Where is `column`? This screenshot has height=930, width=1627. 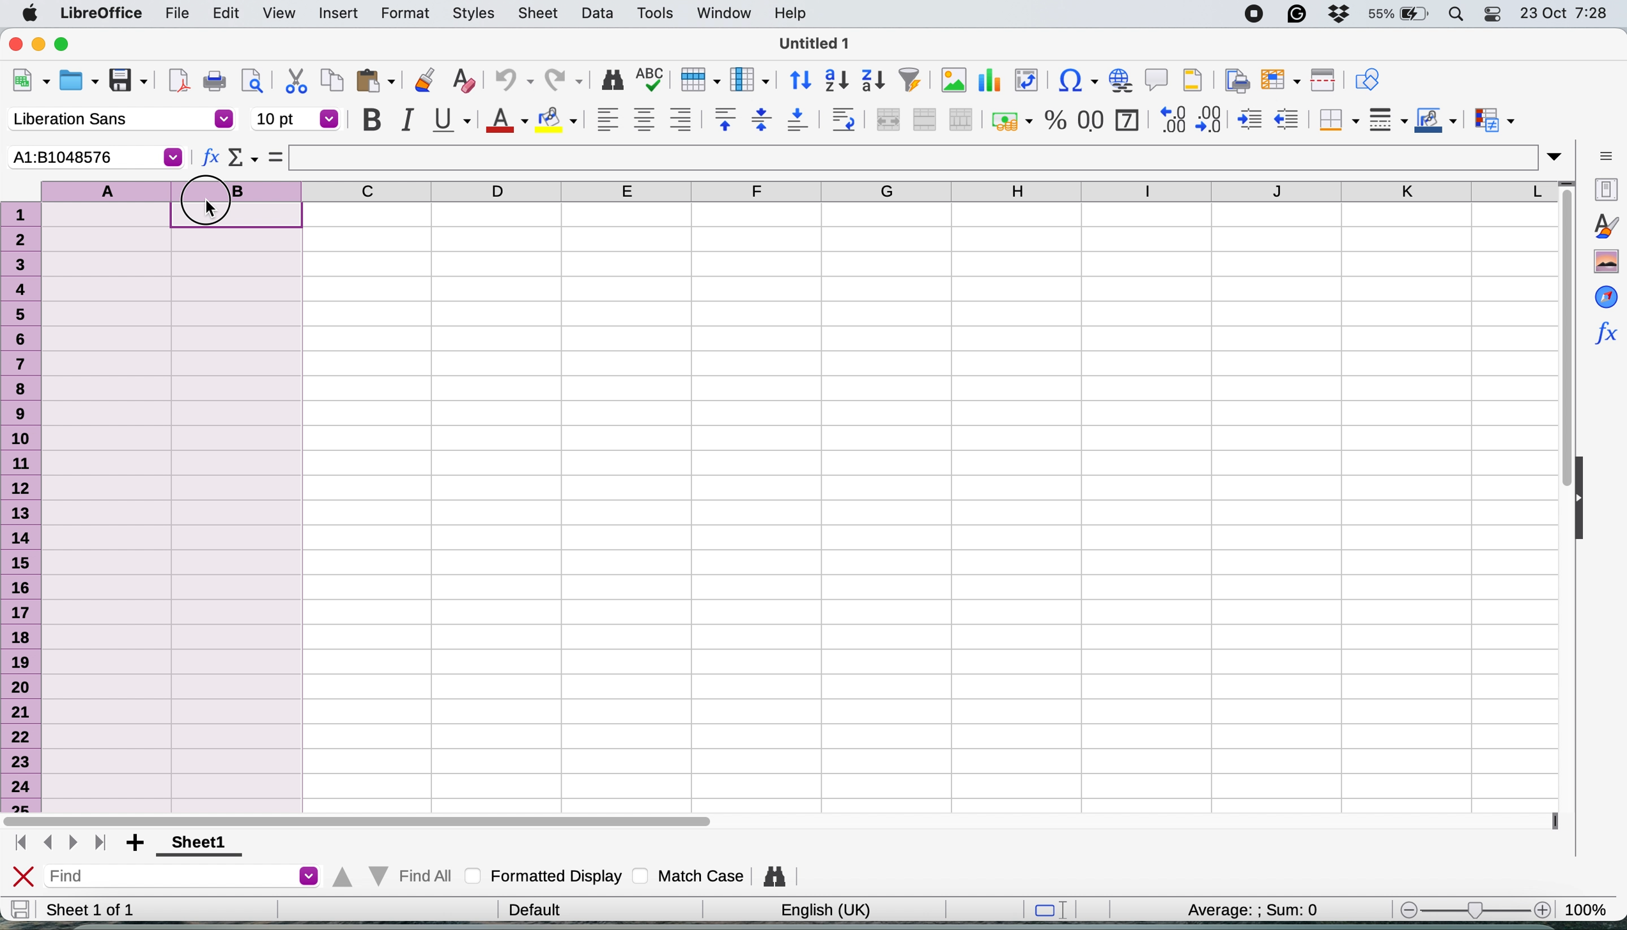
column is located at coordinates (751, 79).